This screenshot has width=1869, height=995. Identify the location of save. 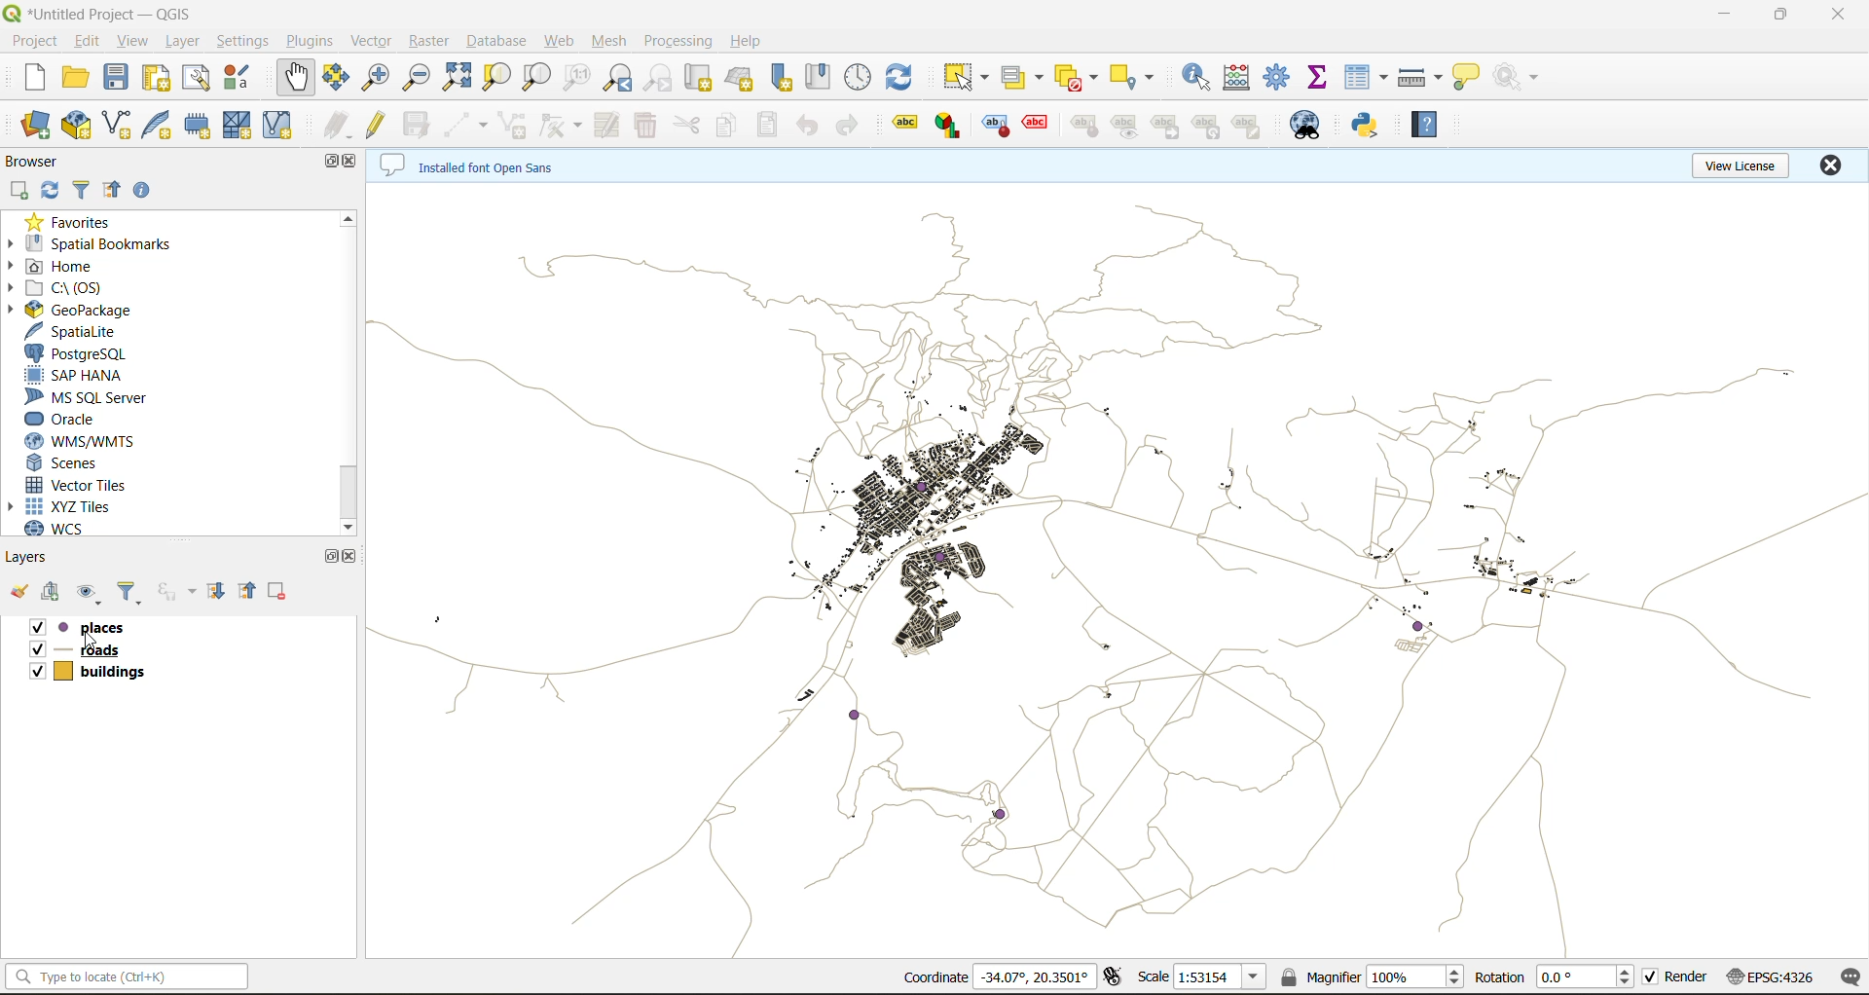
(120, 81).